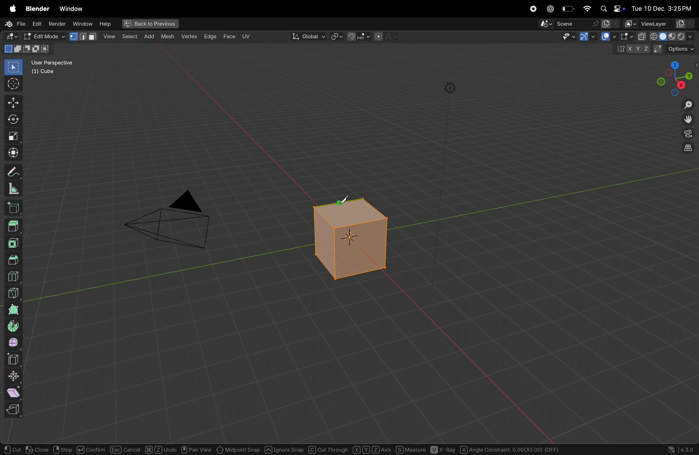  Describe the element at coordinates (43, 36) in the screenshot. I see `object mode` at that location.